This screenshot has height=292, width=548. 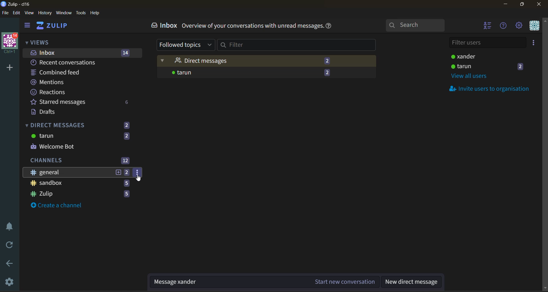 I want to click on go back, so click(x=11, y=264).